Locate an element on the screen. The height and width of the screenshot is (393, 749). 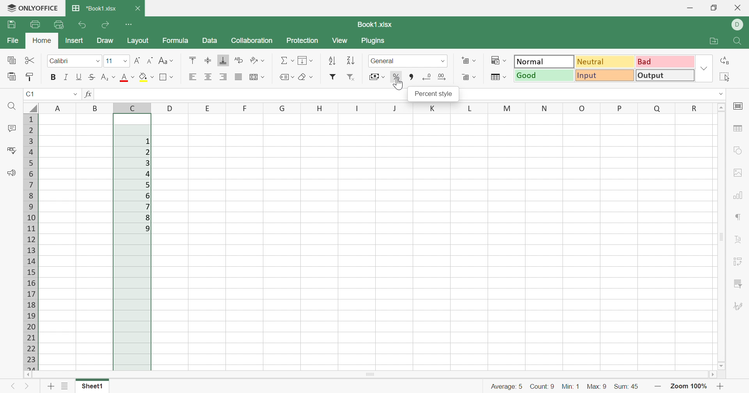
Borders is located at coordinates (167, 78).